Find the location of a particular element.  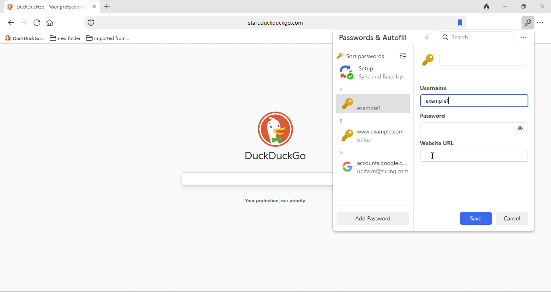

bookmarks is located at coordinates (461, 23).